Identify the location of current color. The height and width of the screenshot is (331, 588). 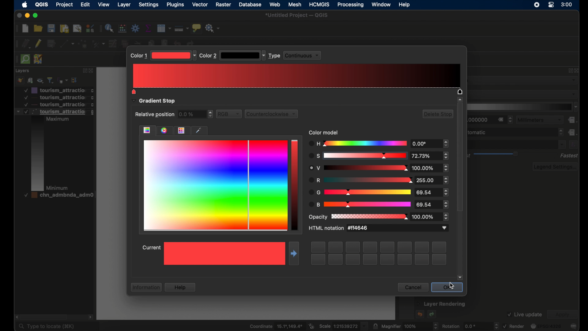
(296, 186).